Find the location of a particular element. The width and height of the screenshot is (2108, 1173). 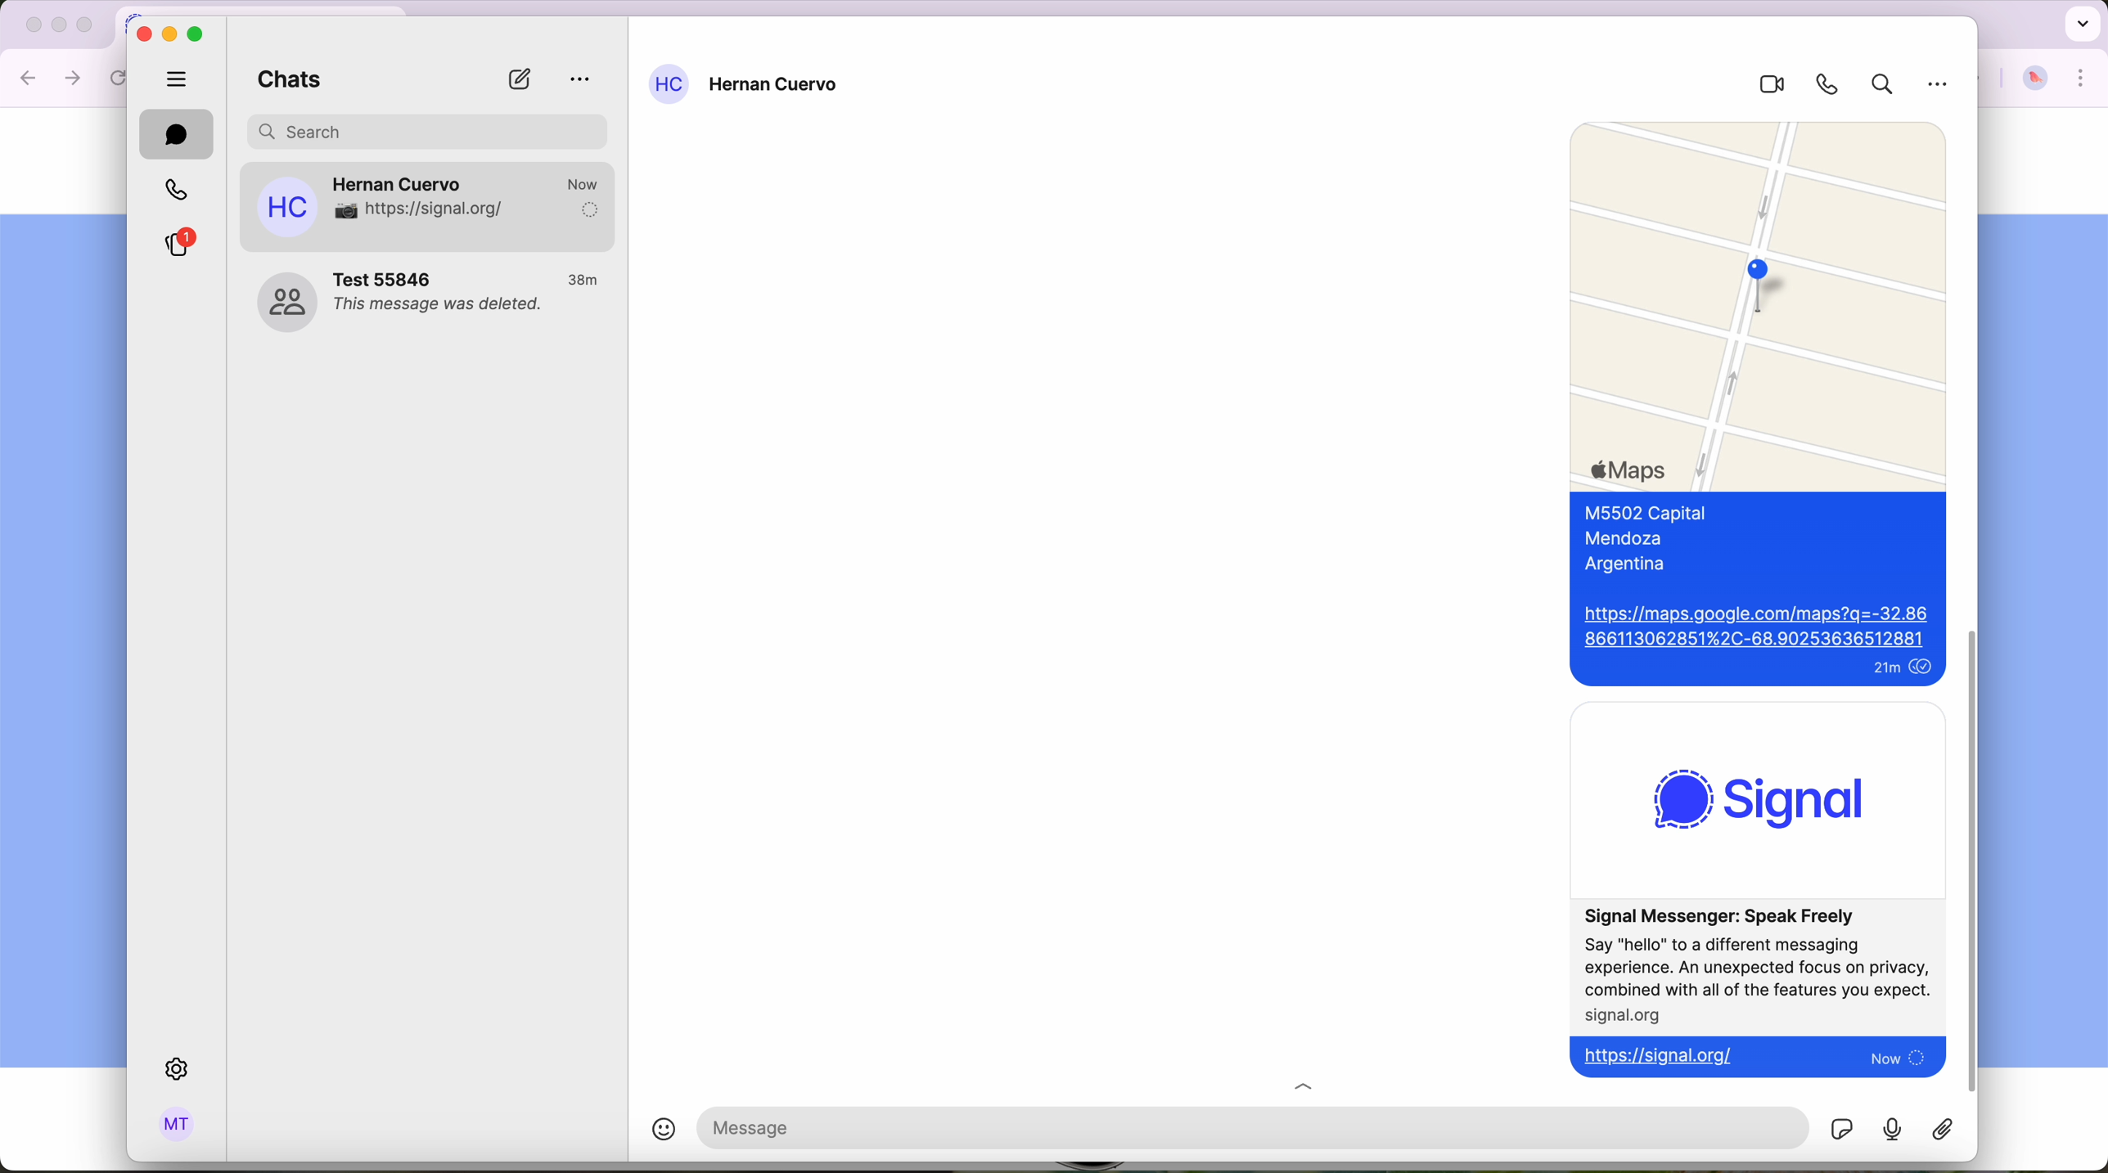

search is located at coordinates (1878, 87).